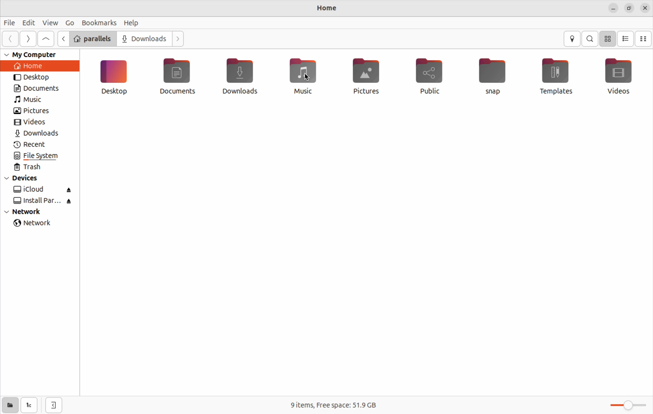 This screenshot has width=653, height=414. Describe the element at coordinates (557, 75) in the screenshot. I see `Templates` at that location.